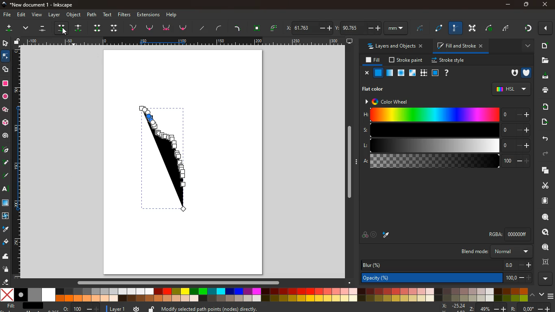  Describe the element at coordinates (180, 282) in the screenshot. I see `horizontal slider` at that location.